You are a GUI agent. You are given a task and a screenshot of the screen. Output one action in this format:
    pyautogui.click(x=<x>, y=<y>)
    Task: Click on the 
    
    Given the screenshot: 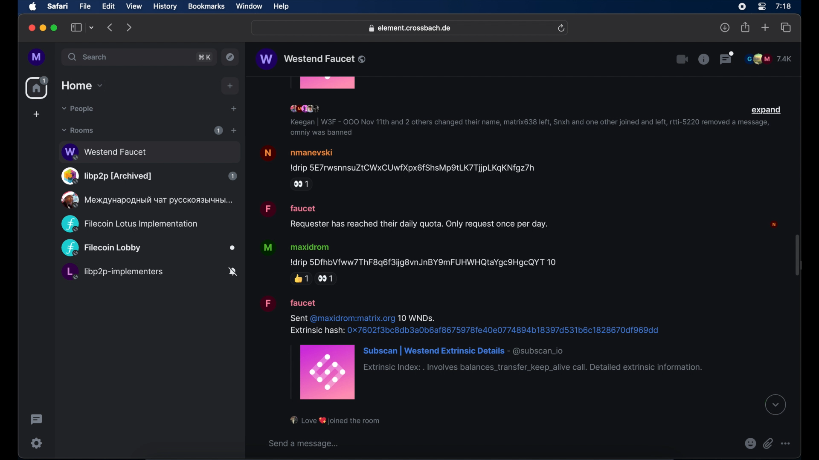 What is the action you would take?
    pyautogui.click(x=79, y=109)
    